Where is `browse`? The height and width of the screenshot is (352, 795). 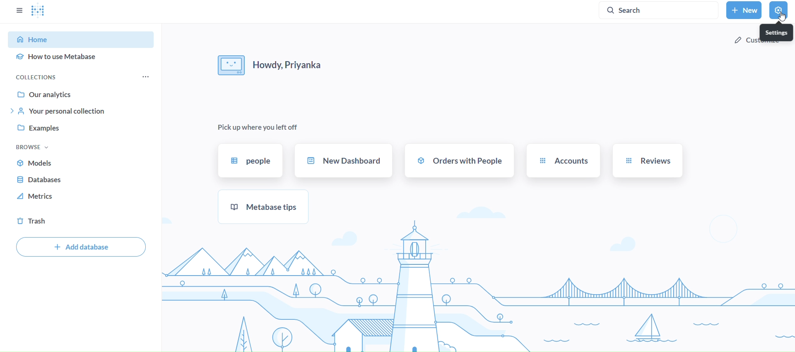 browse is located at coordinates (33, 146).